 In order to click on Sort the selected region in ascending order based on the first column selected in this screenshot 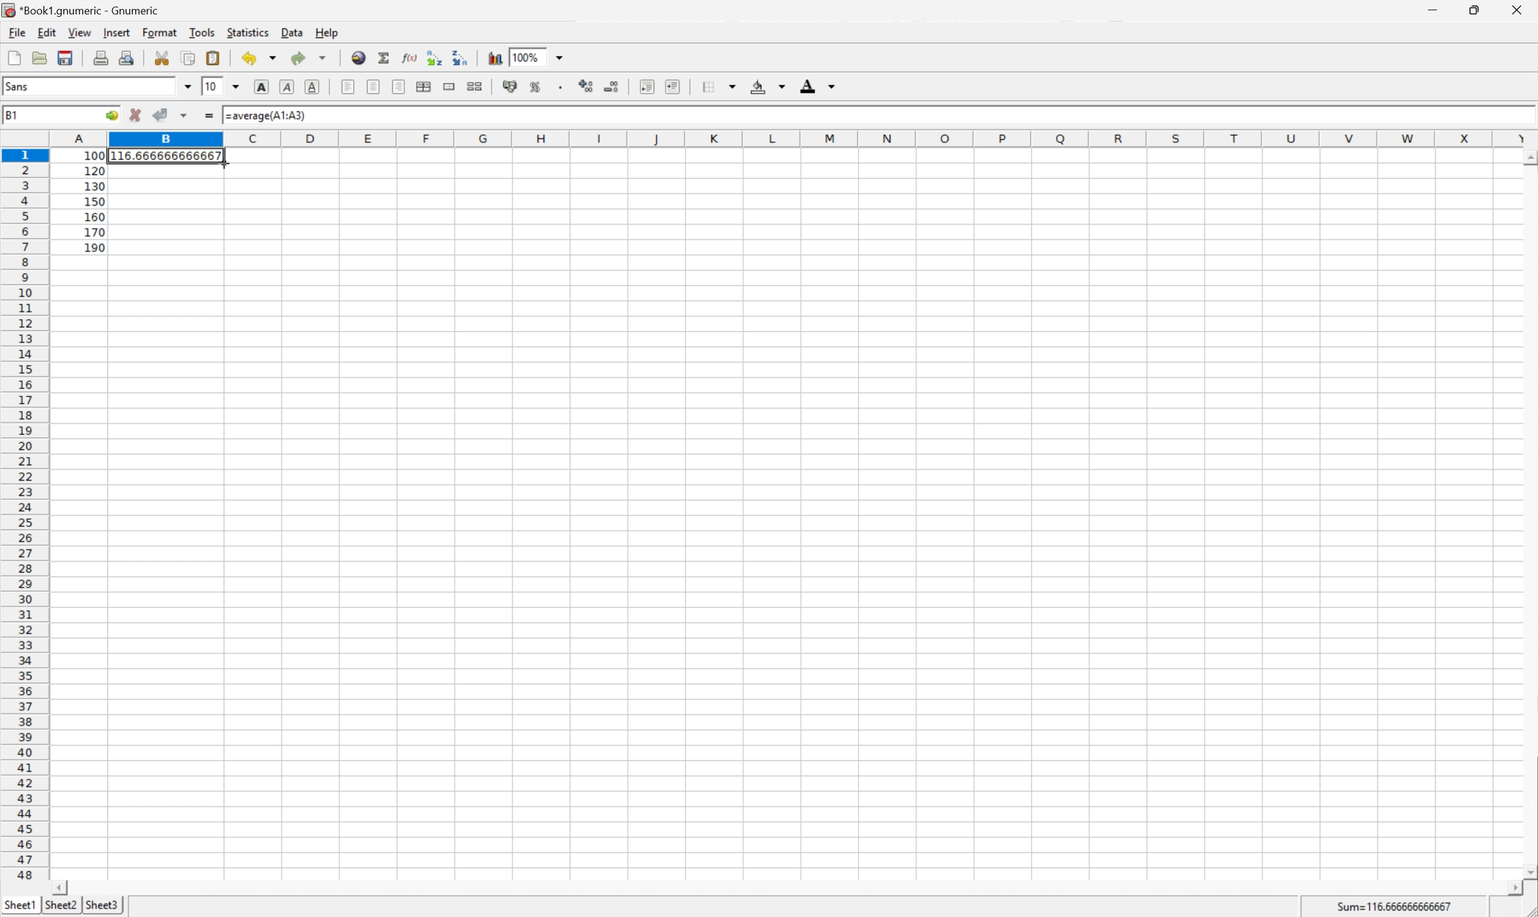, I will do `click(435, 58)`.